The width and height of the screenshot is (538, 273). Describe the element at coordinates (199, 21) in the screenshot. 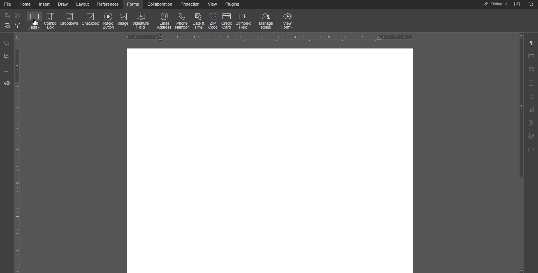

I see `Date & Time` at that location.